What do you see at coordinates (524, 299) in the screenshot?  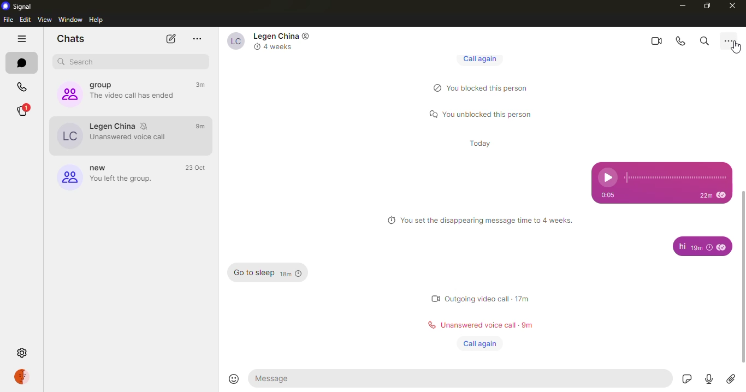 I see `time` at bounding box center [524, 299].